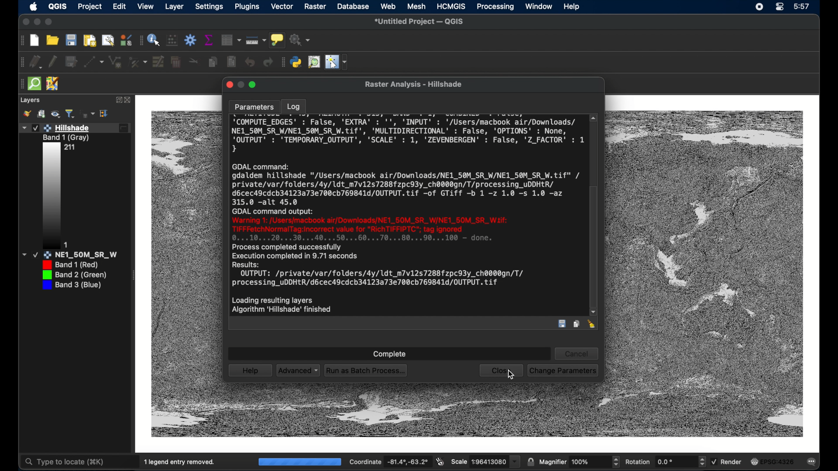 This screenshot has width=838, height=471. What do you see at coordinates (594, 117) in the screenshot?
I see `scroll up arrow` at bounding box center [594, 117].